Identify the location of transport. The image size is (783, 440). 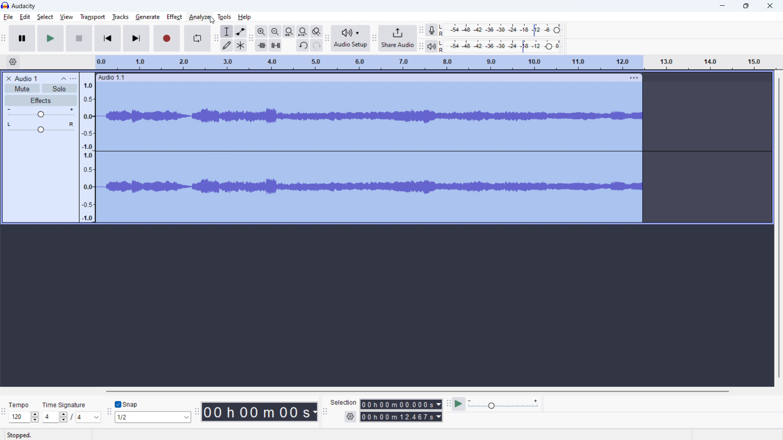
(93, 17).